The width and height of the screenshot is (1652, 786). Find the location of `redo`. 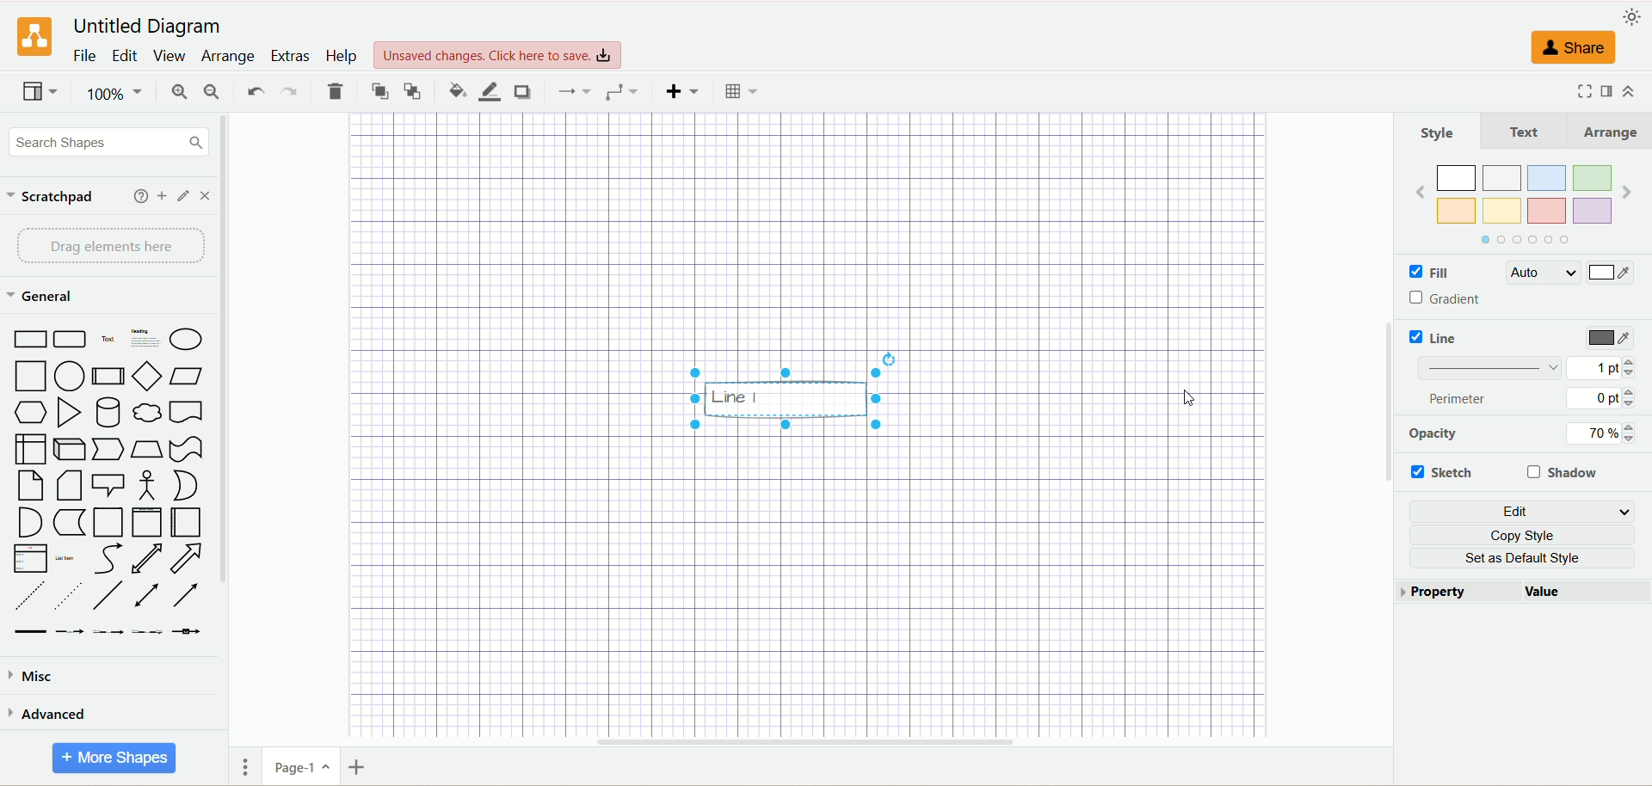

redo is located at coordinates (288, 89).